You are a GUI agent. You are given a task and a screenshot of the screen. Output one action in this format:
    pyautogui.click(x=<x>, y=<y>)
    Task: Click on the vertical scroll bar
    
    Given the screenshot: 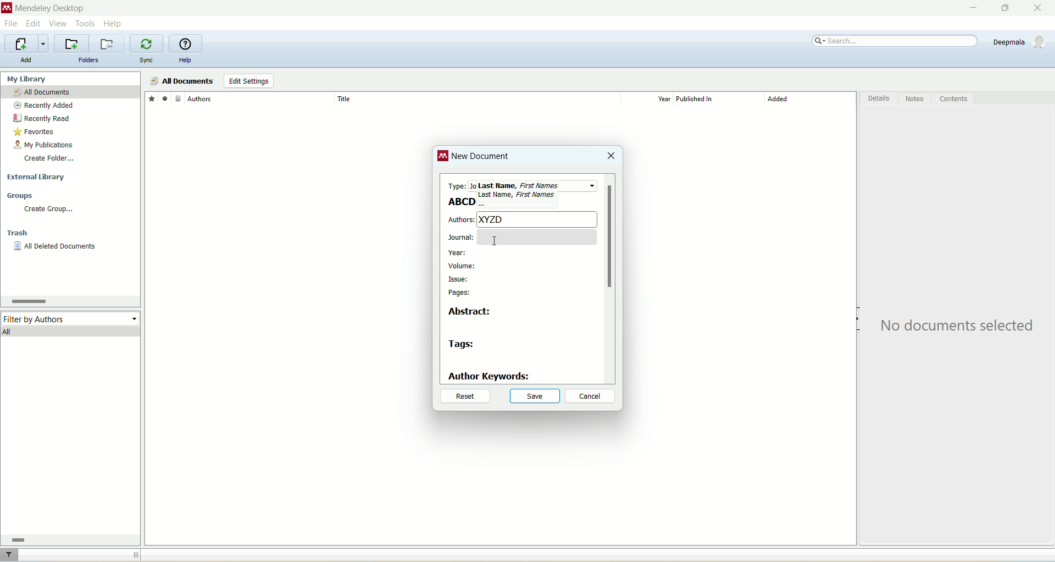 What is the action you would take?
    pyautogui.click(x=609, y=279)
    